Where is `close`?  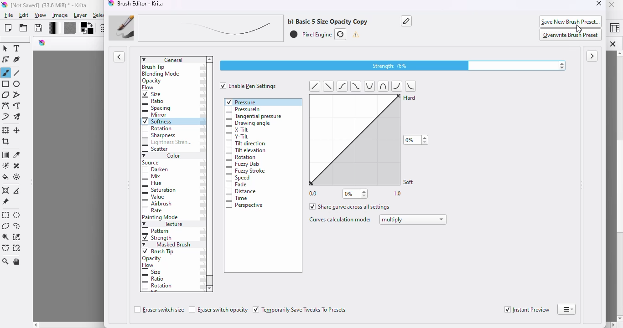
close is located at coordinates (599, 4).